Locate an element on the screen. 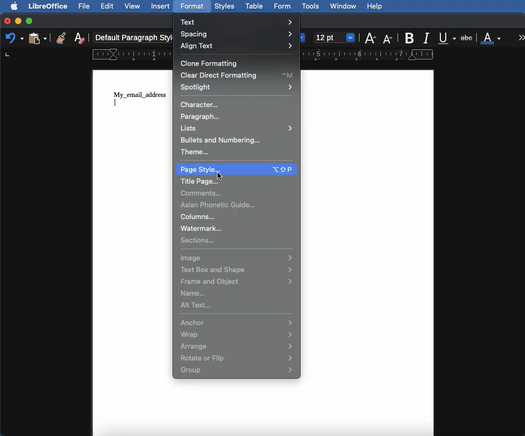  Italics is located at coordinates (428, 37).